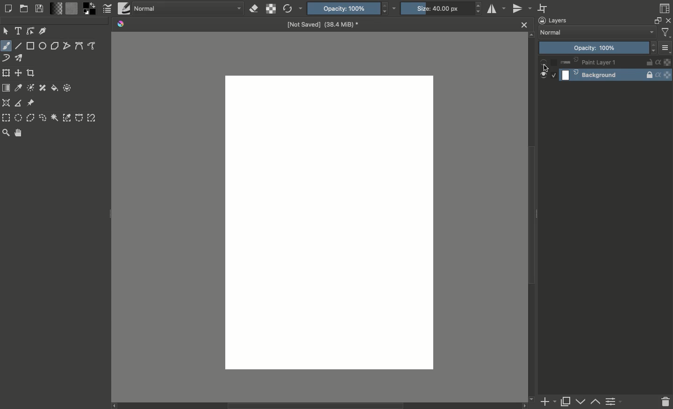  Describe the element at coordinates (93, 46) in the screenshot. I see `Freehand path` at that location.